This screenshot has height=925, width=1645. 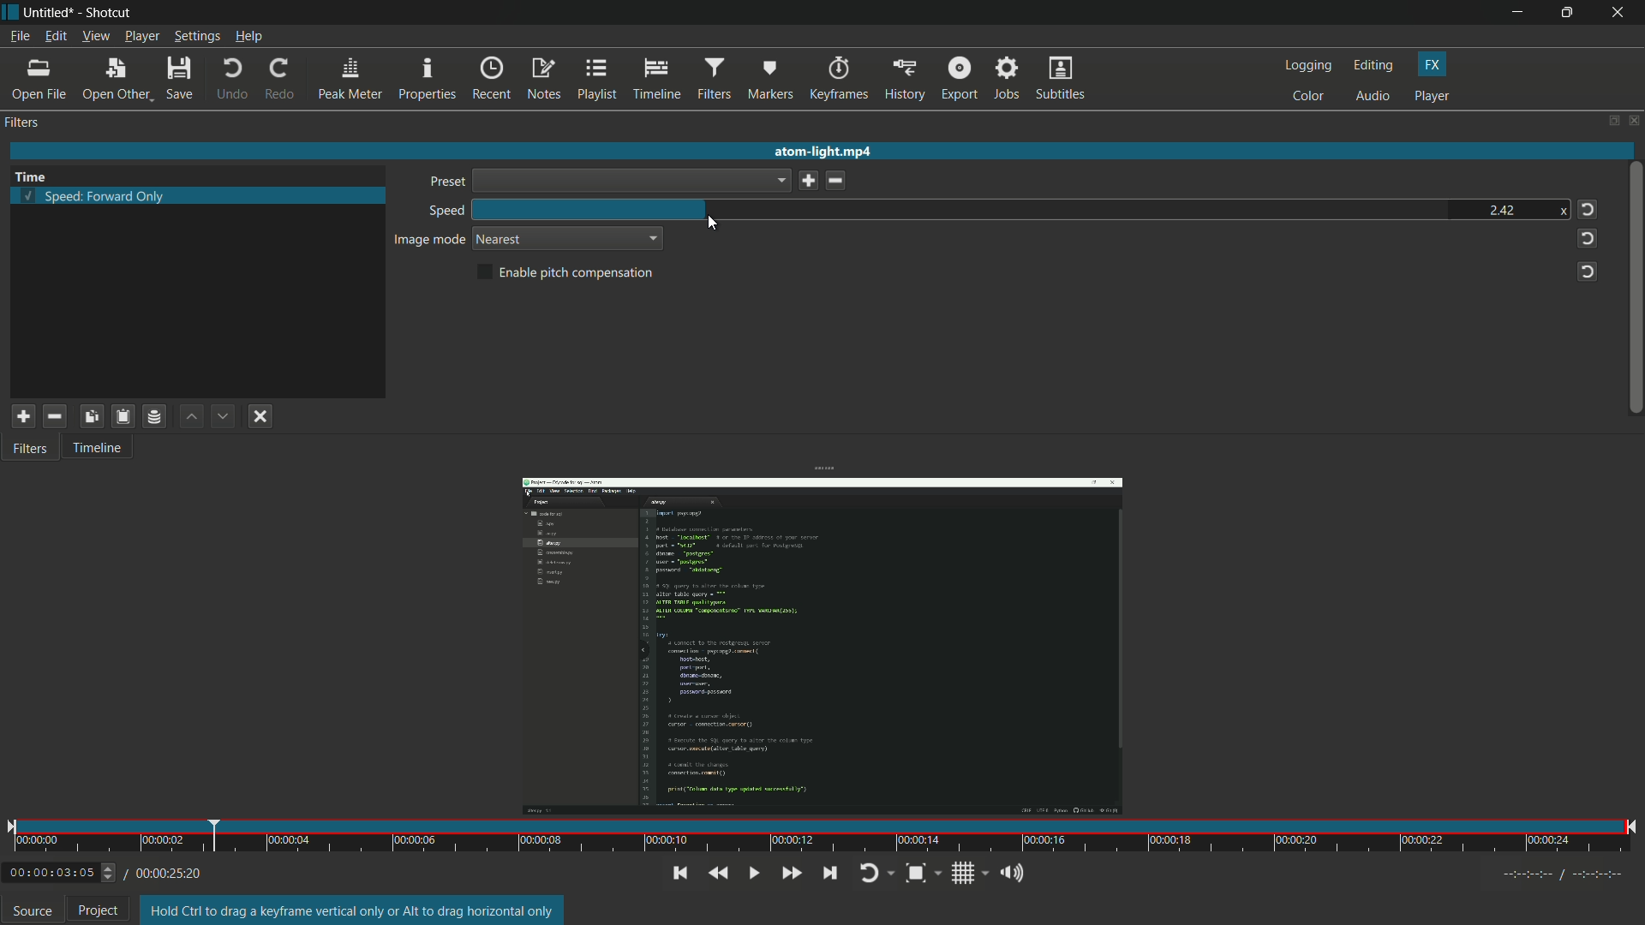 I want to click on source, so click(x=33, y=910).